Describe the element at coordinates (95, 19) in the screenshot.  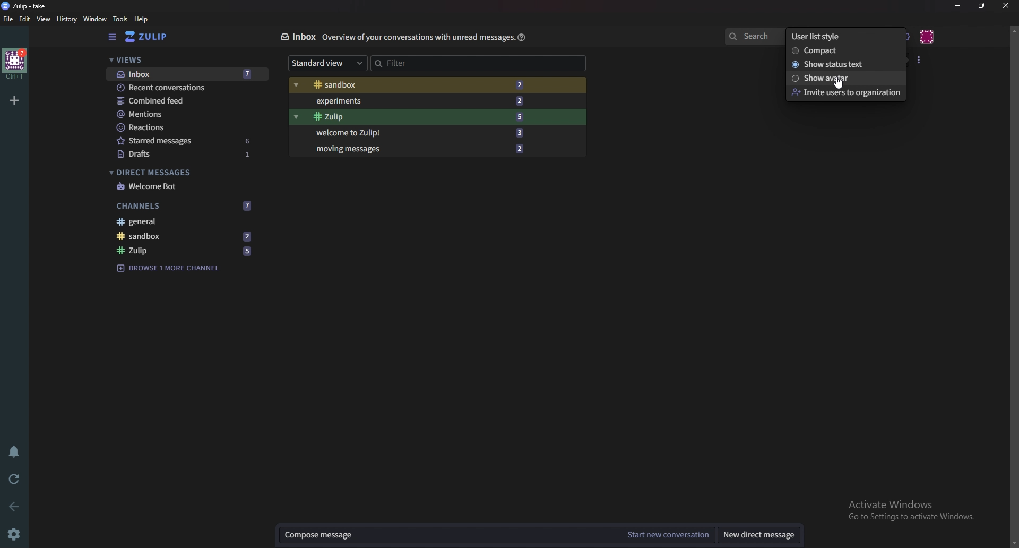
I see `Window` at that location.